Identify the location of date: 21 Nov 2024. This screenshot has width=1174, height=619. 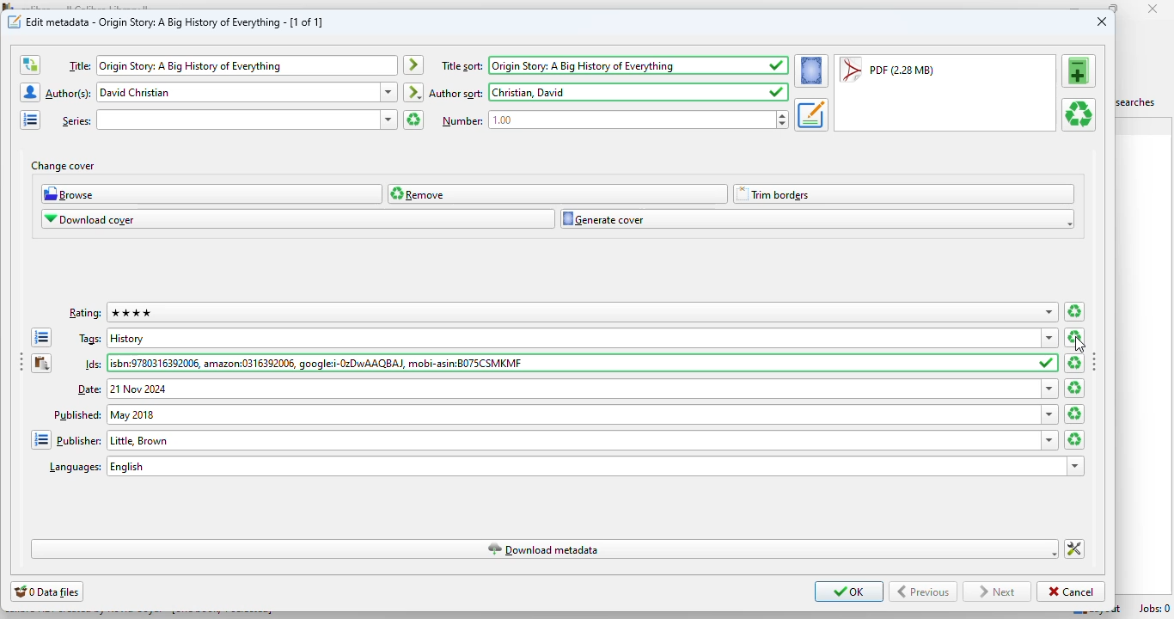
(572, 389).